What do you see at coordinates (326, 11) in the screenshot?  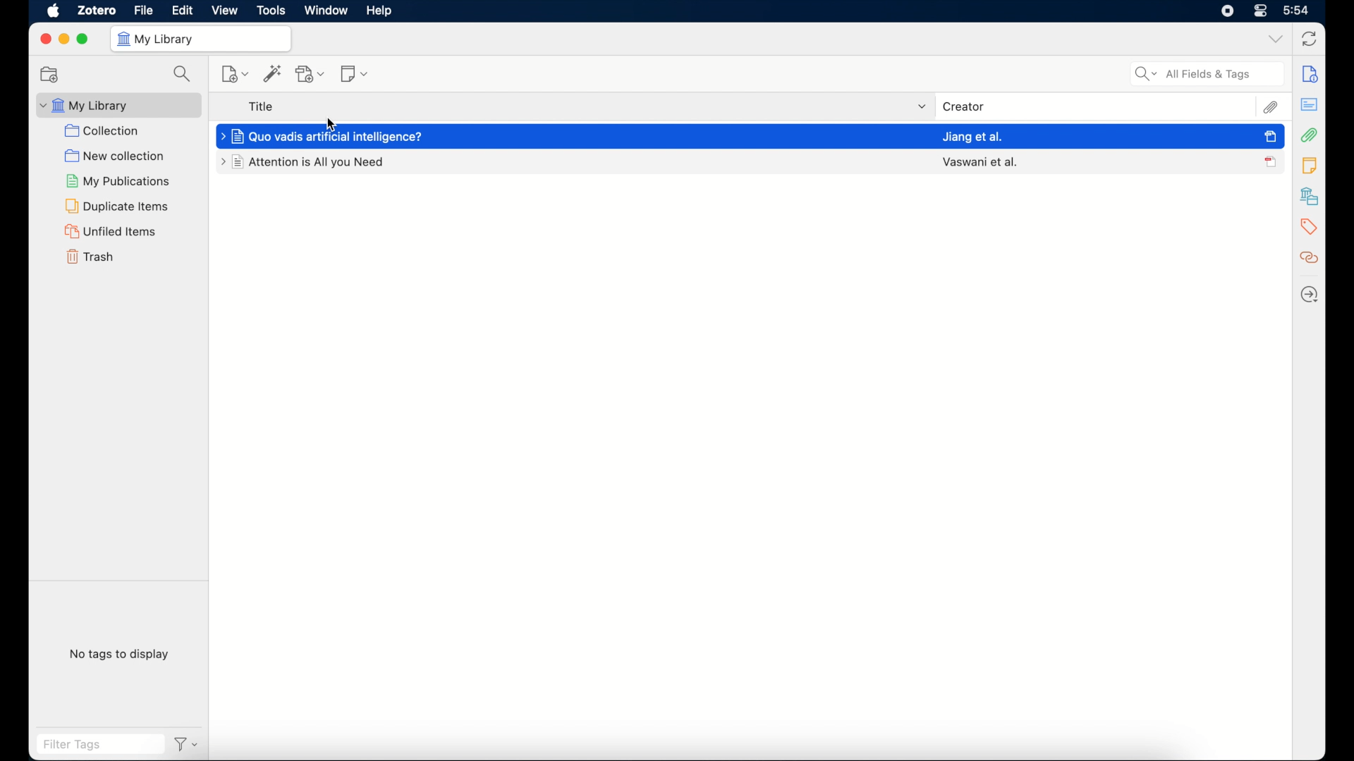 I see `window` at bounding box center [326, 11].